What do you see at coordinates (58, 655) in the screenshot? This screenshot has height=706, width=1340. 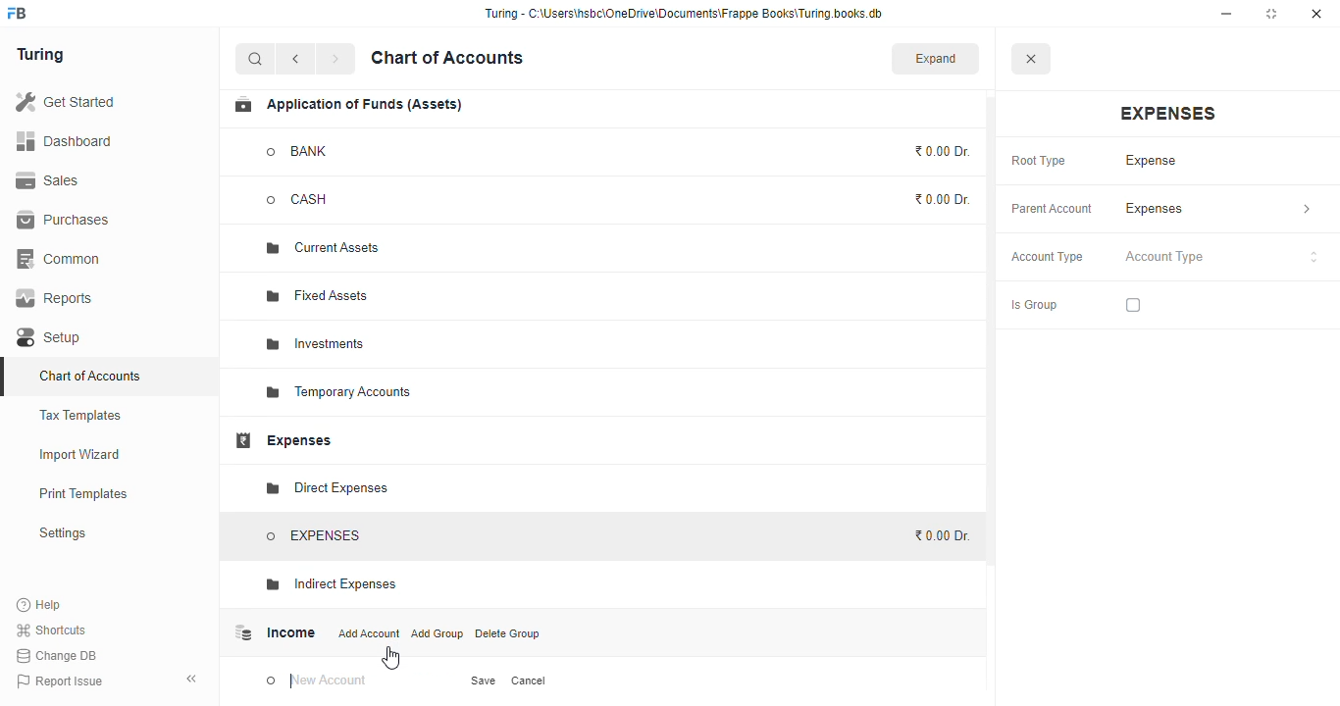 I see `change DB` at bounding box center [58, 655].